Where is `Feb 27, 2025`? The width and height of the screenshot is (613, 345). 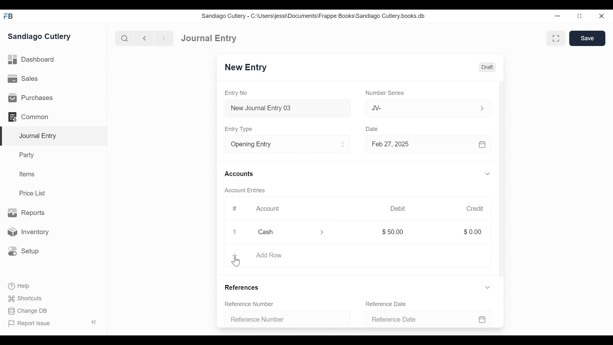 Feb 27, 2025 is located at coordinates (427, 145).